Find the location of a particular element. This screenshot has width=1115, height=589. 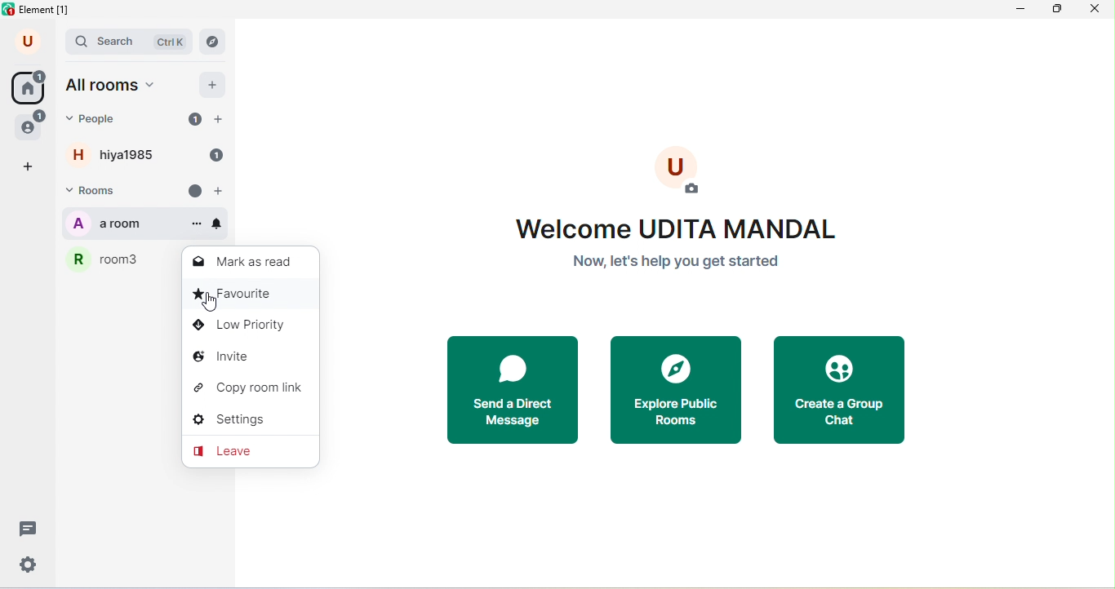

invite is located at coordinates (251, 357).